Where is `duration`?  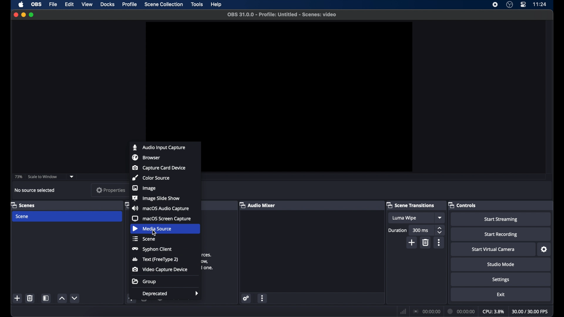 duration is located at coordinates (397, 230).